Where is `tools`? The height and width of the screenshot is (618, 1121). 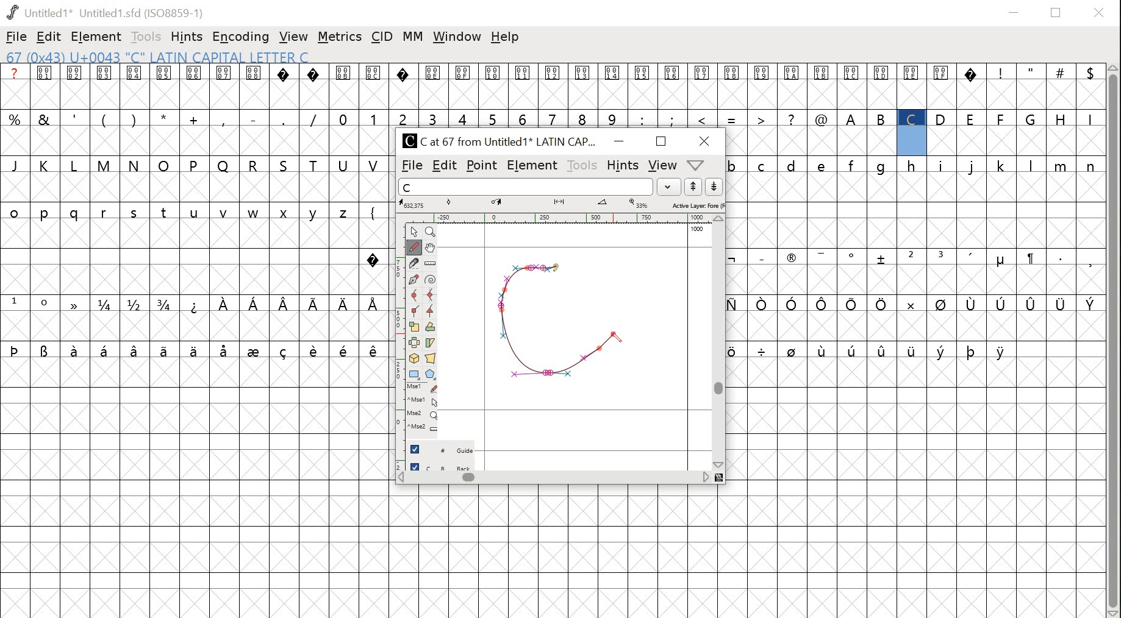 tools is located at coordinates (146, 38).